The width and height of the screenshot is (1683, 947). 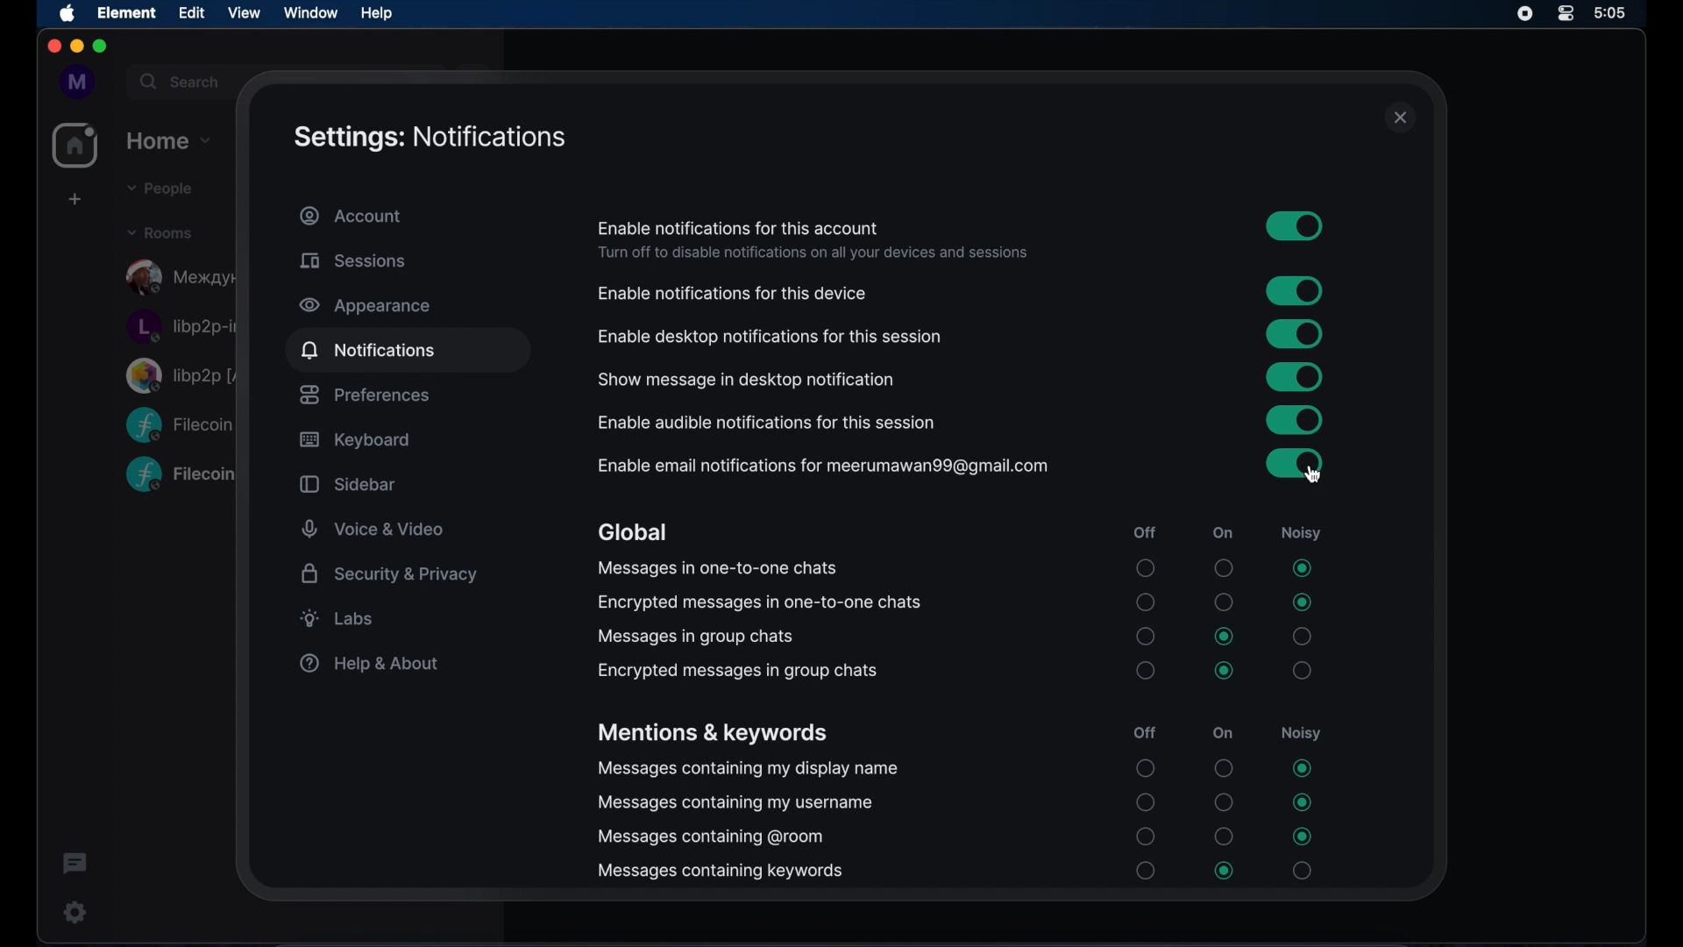 What do you see at coordinates (367, 349) in the screenshot?
I see `notifications` at bounding box center [367, 349].